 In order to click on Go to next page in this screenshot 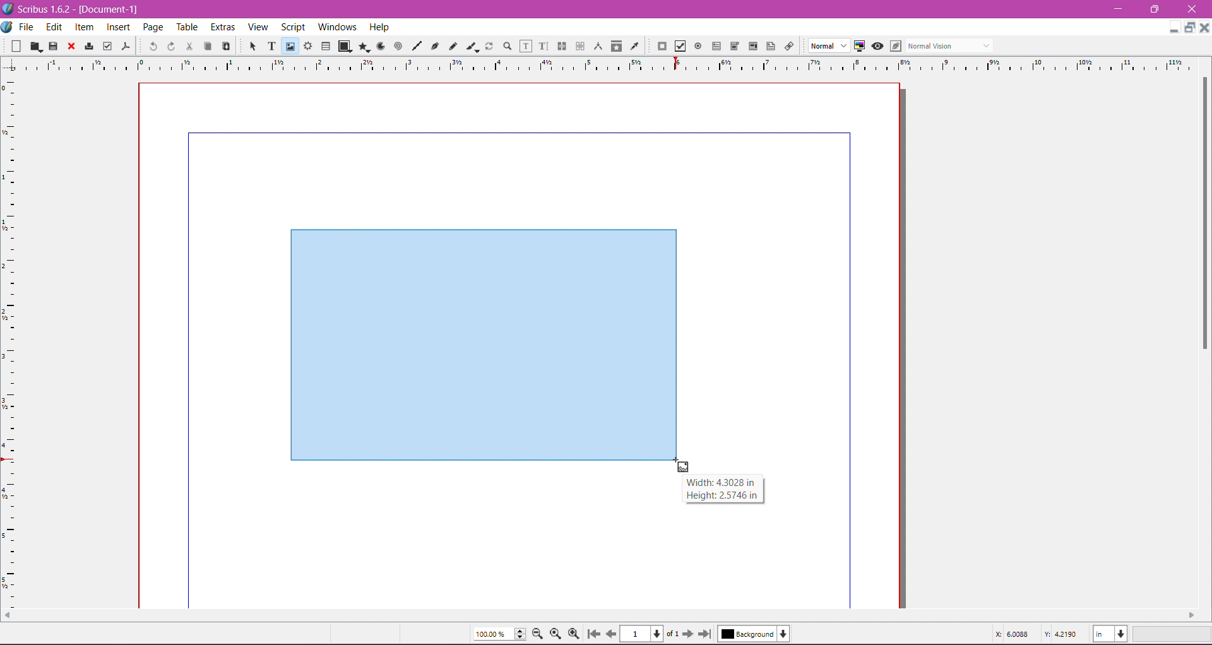, I will do `click(690, 634)`.